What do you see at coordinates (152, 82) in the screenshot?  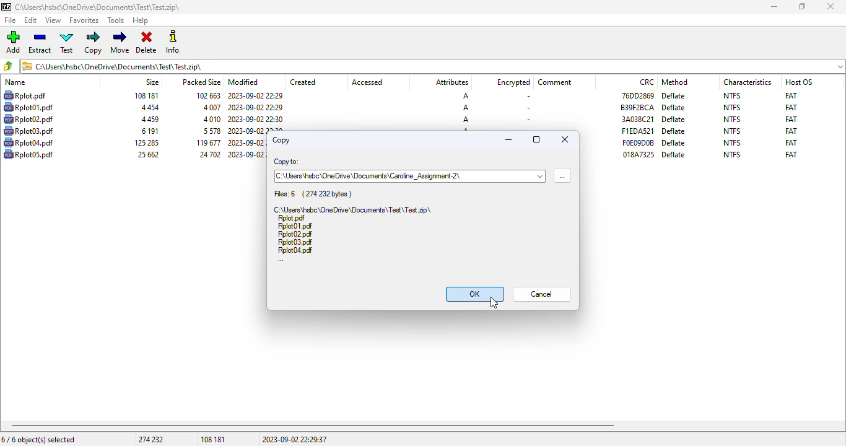 I see `size` at bounding box center [152, 82].